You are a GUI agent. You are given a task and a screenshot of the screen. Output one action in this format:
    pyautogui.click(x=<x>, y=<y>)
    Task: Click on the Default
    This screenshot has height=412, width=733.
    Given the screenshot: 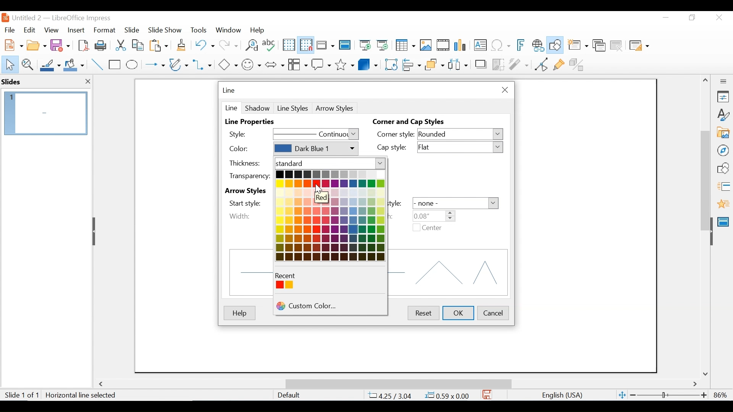 What is the action you would take?
    pyautogui.click(x=288, y=395)
    